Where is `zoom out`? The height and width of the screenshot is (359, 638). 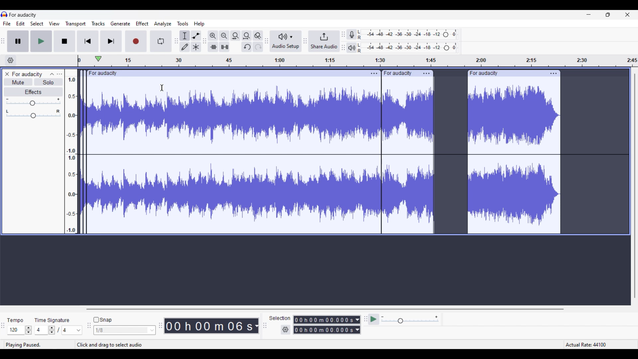 zoom out is located at coordinates (224, 36).